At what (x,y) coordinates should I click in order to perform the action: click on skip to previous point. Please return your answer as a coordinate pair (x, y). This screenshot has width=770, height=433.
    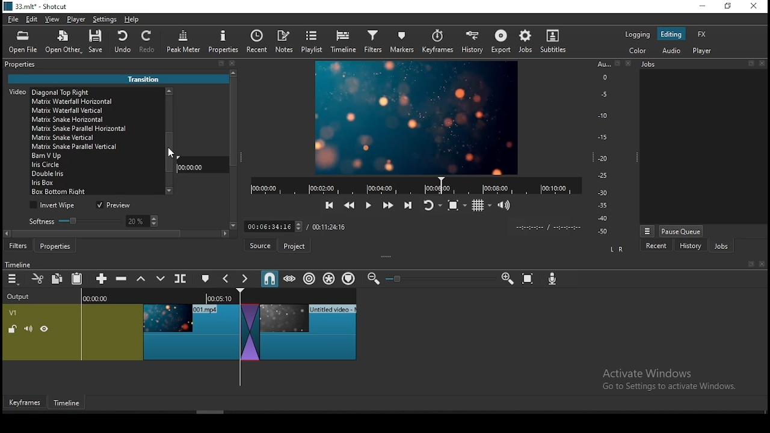
    Looking at the image, I should click on (328, 206).